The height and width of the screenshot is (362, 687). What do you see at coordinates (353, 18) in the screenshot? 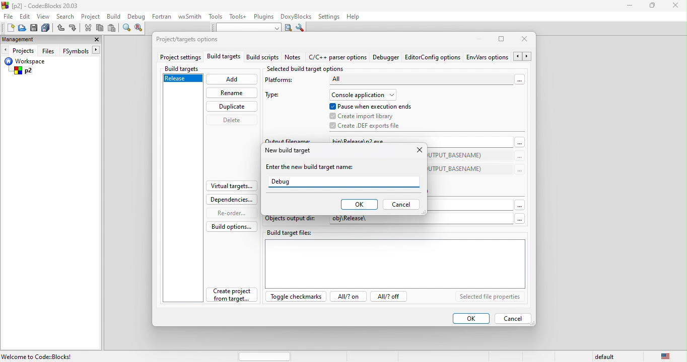
I see `help` at bounding box center [353, 18].